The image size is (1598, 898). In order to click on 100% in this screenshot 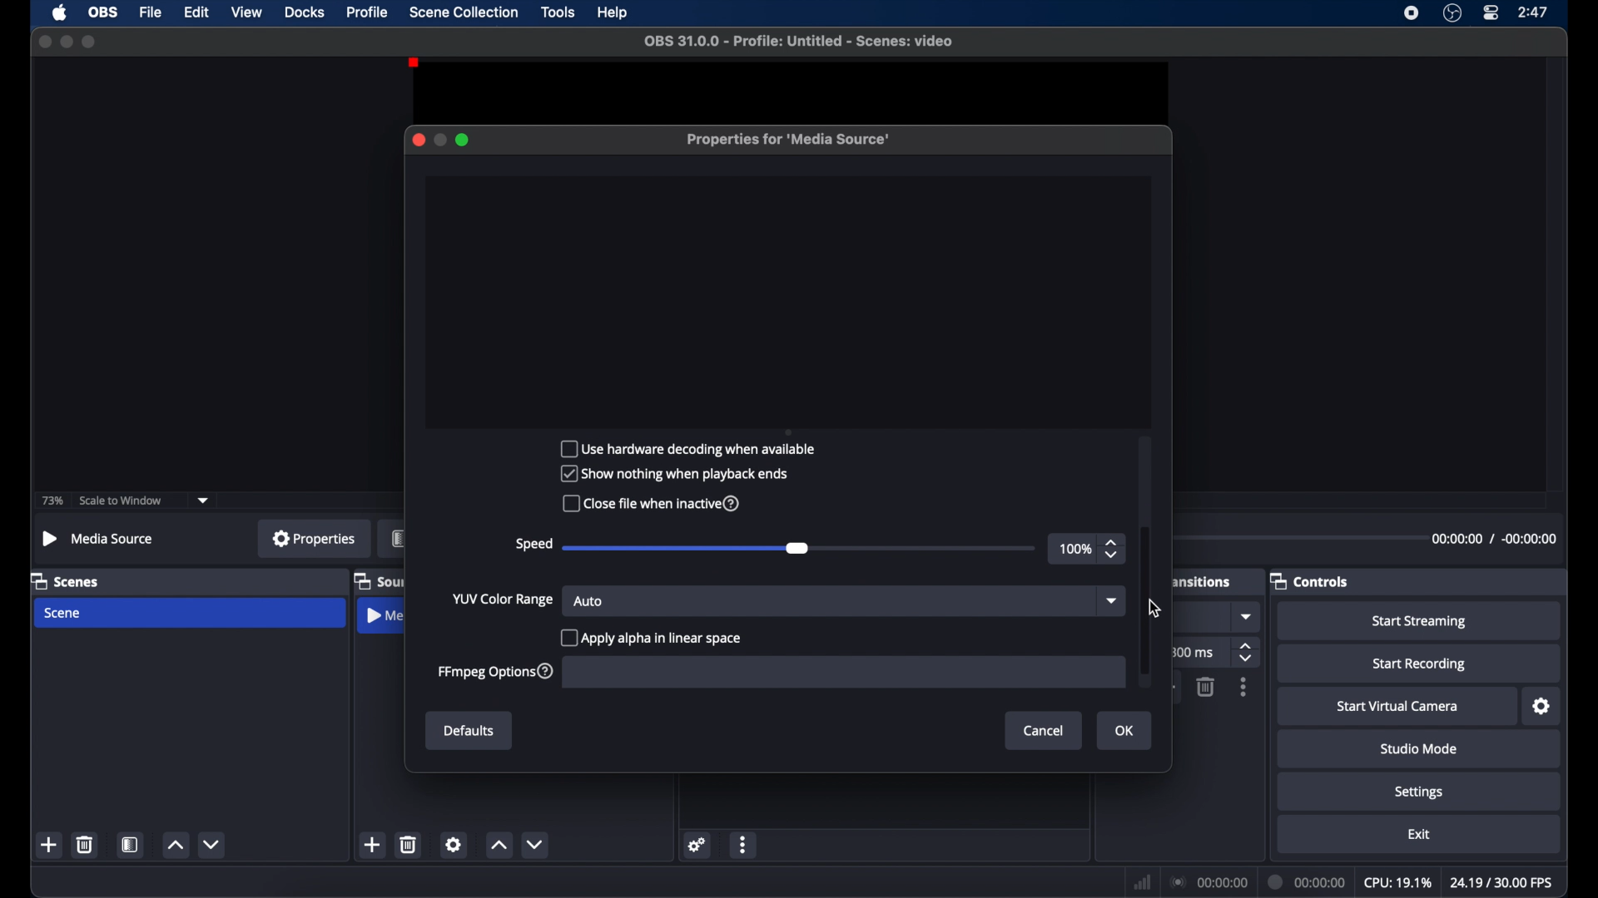, I will do `click(1075, 550)`.